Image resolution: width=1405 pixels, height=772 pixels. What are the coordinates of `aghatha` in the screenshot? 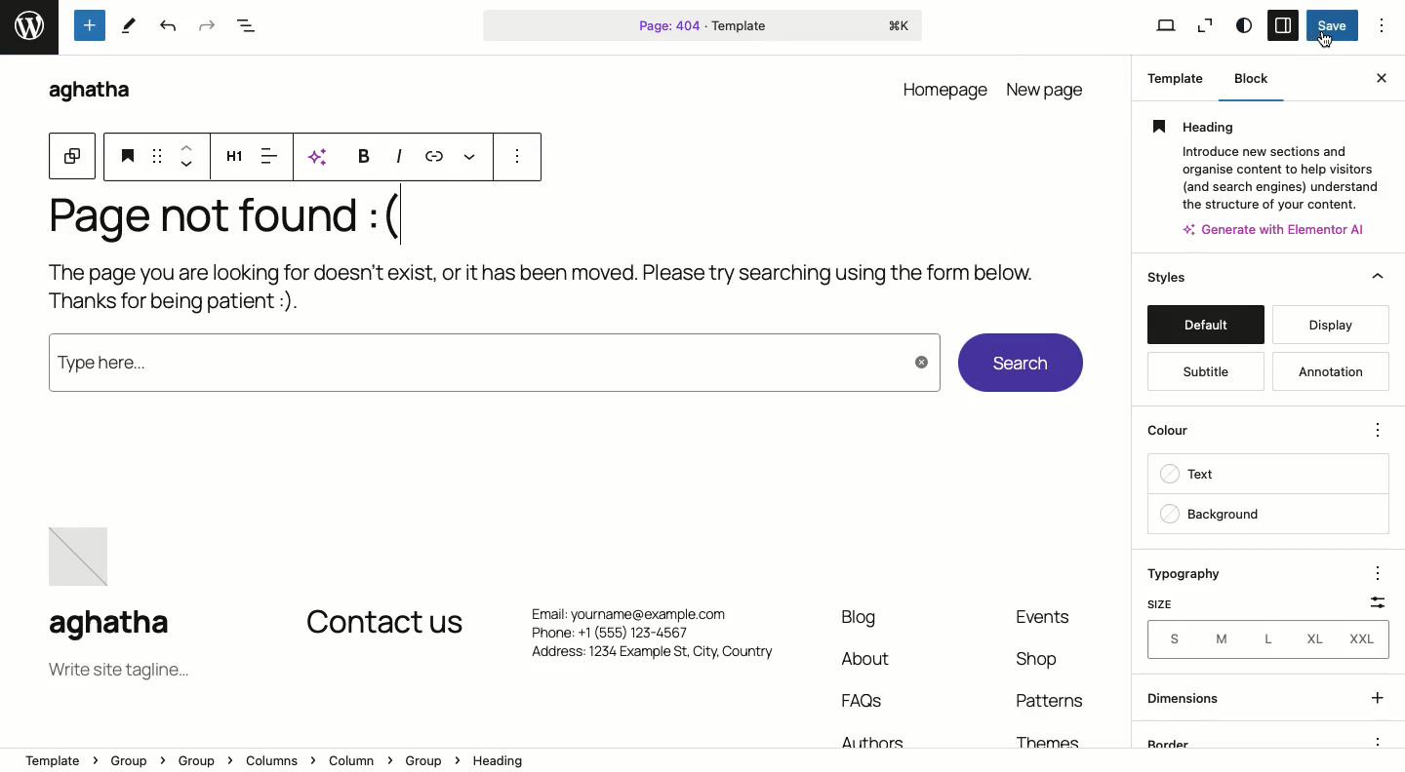 It's located at (88, 91).